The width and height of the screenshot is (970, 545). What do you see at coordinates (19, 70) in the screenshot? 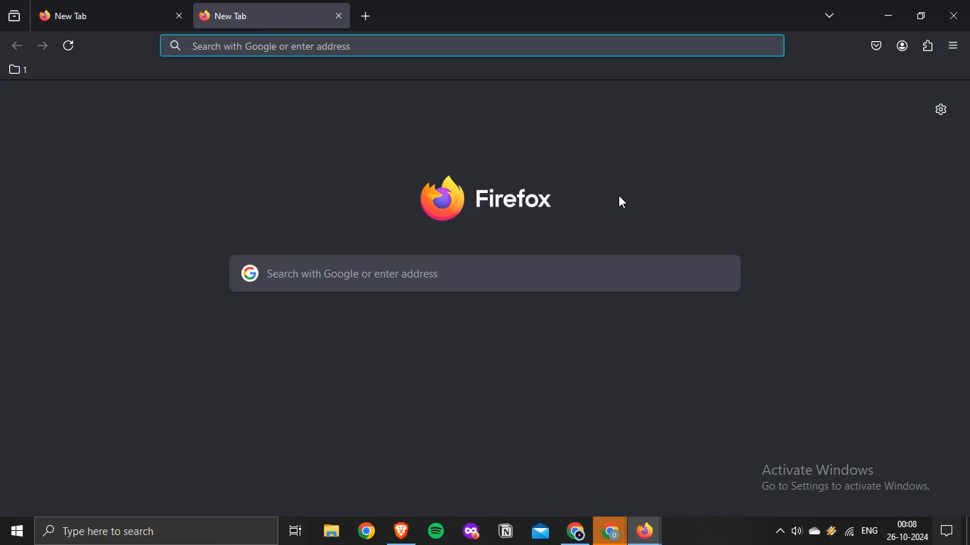
I see `1` at bounding box center [19, 70].